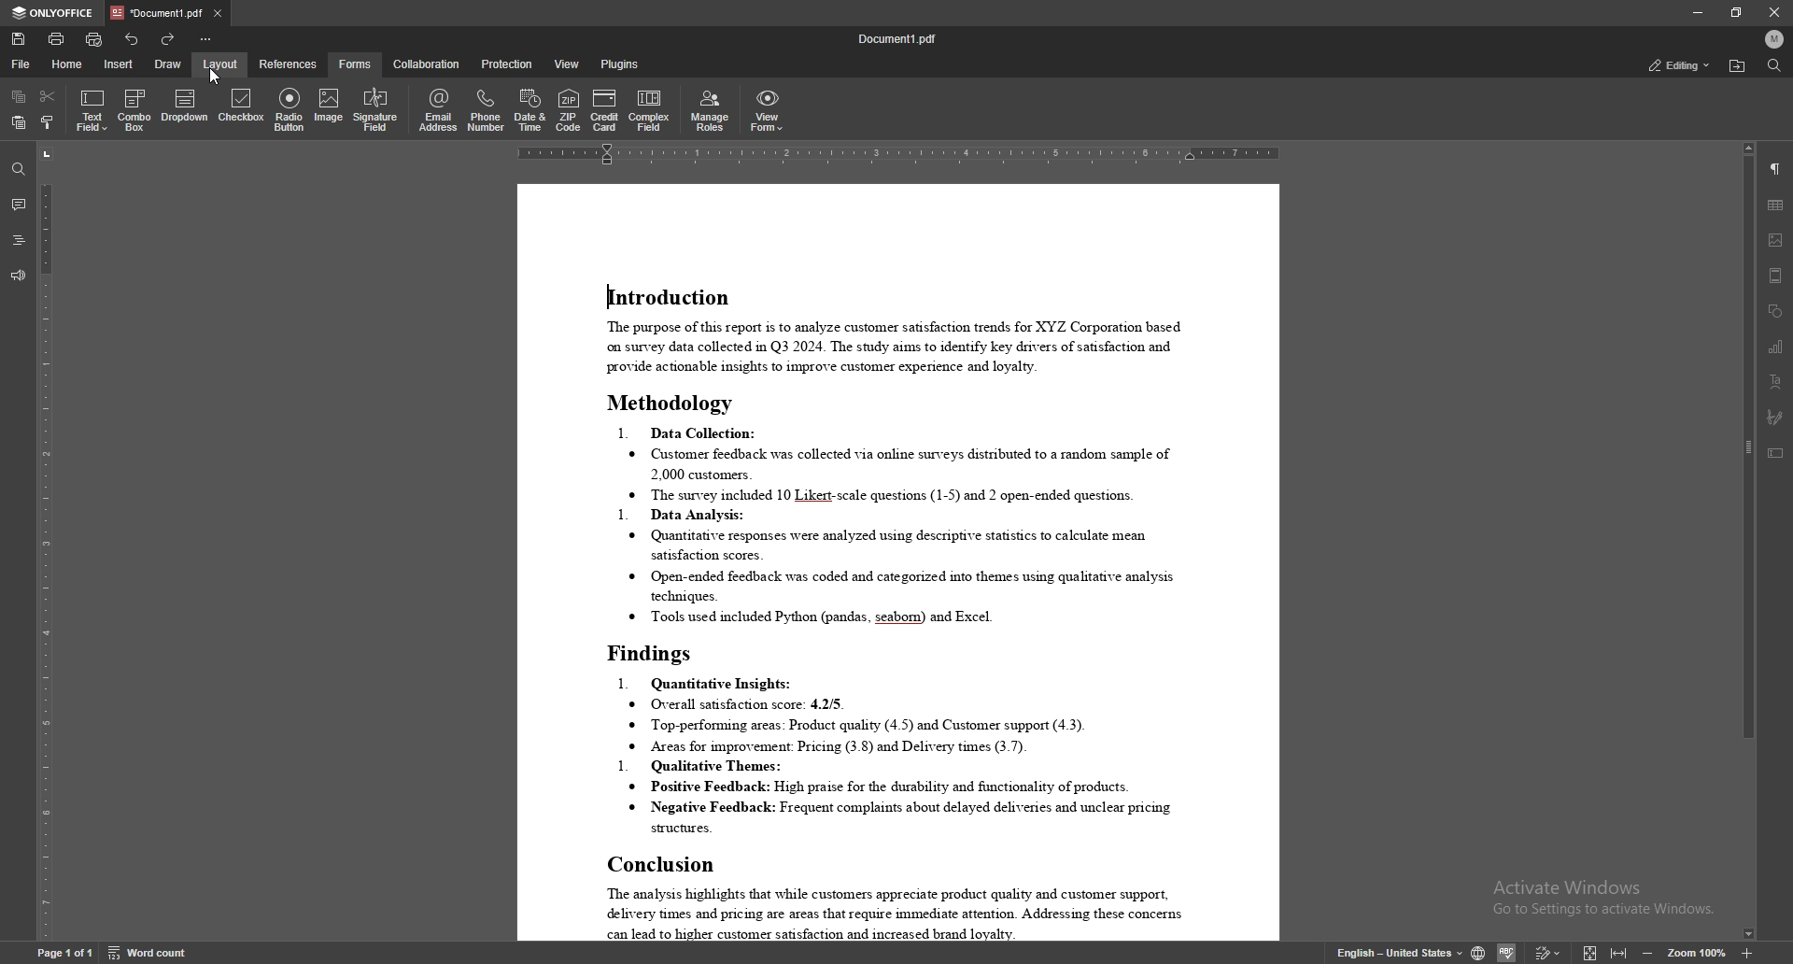  What do you see at coordinates (188, 109) in the screenshot?
I see `dropdown` at bounding box center [188, 109].